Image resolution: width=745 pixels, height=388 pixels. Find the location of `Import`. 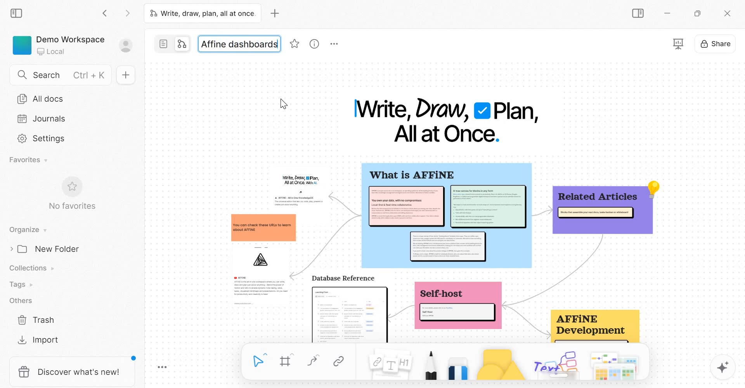

Import is located at coordinates (38, 339).